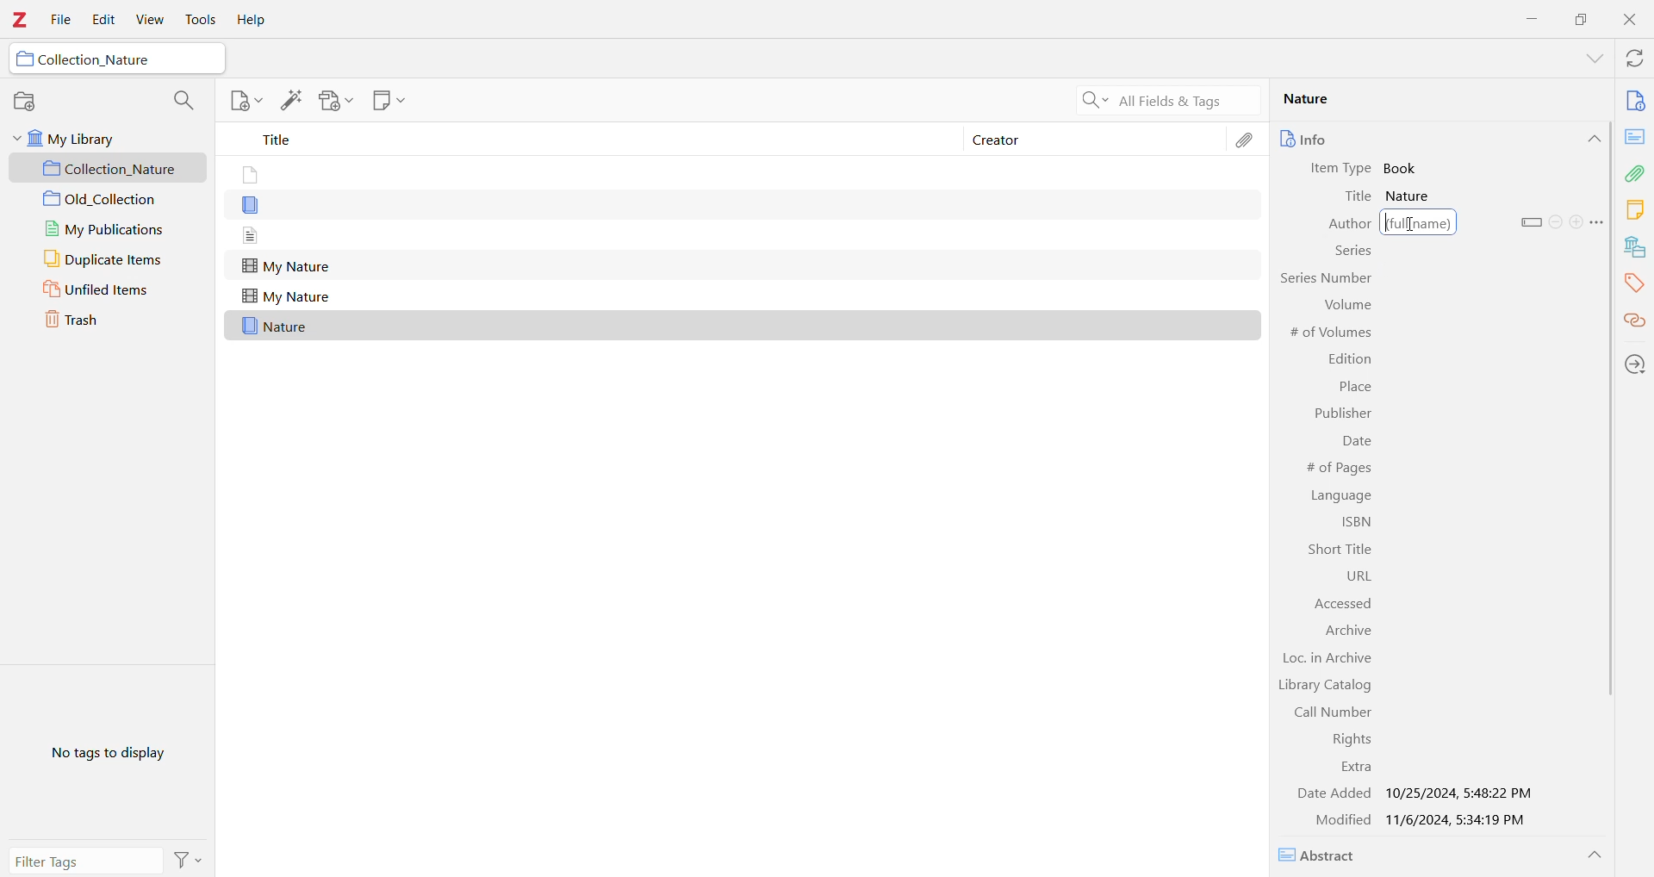 This screenshot has width=1654, height=877. Describe the element at coordinates (1344, 169) in the screenshot. I see `Item Type` at that location.